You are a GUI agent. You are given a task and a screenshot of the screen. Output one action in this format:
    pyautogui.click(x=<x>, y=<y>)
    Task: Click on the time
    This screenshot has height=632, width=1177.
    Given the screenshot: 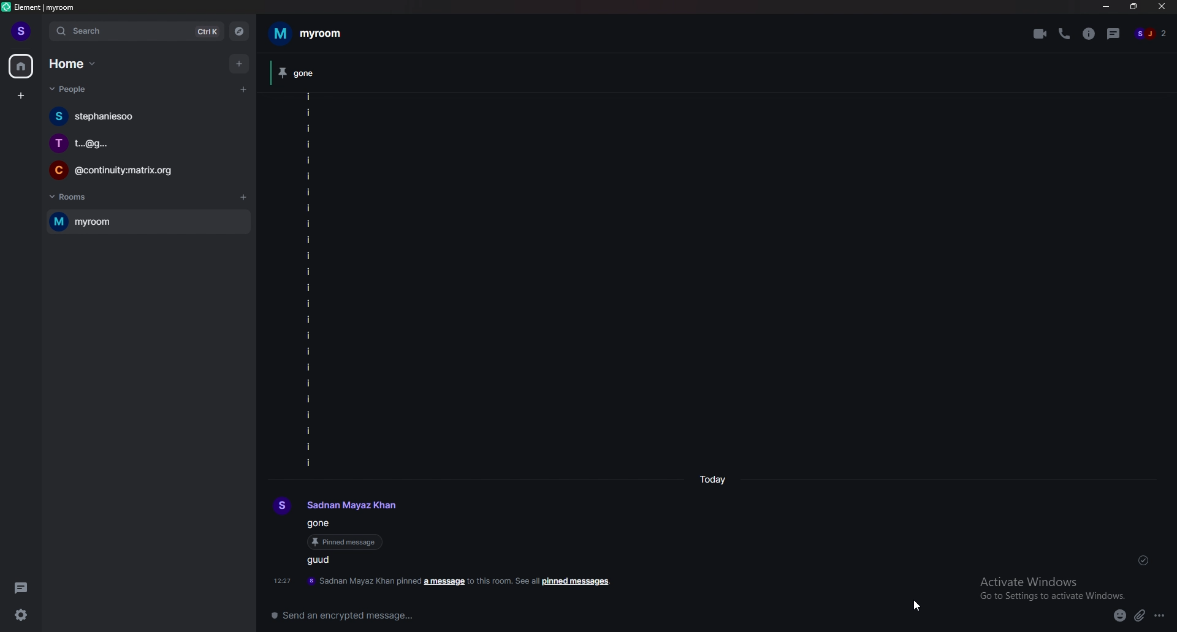 What is the action you would take?
    pyautogui.click(x=715, y=479)
    